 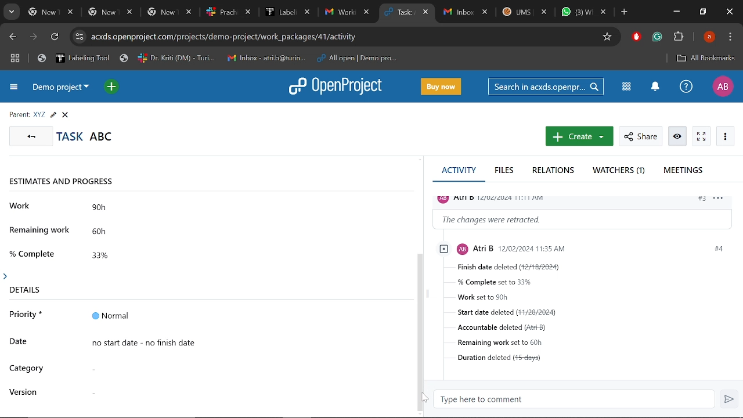 I want to click on Activate zen mode, so click(x=701, y=136).